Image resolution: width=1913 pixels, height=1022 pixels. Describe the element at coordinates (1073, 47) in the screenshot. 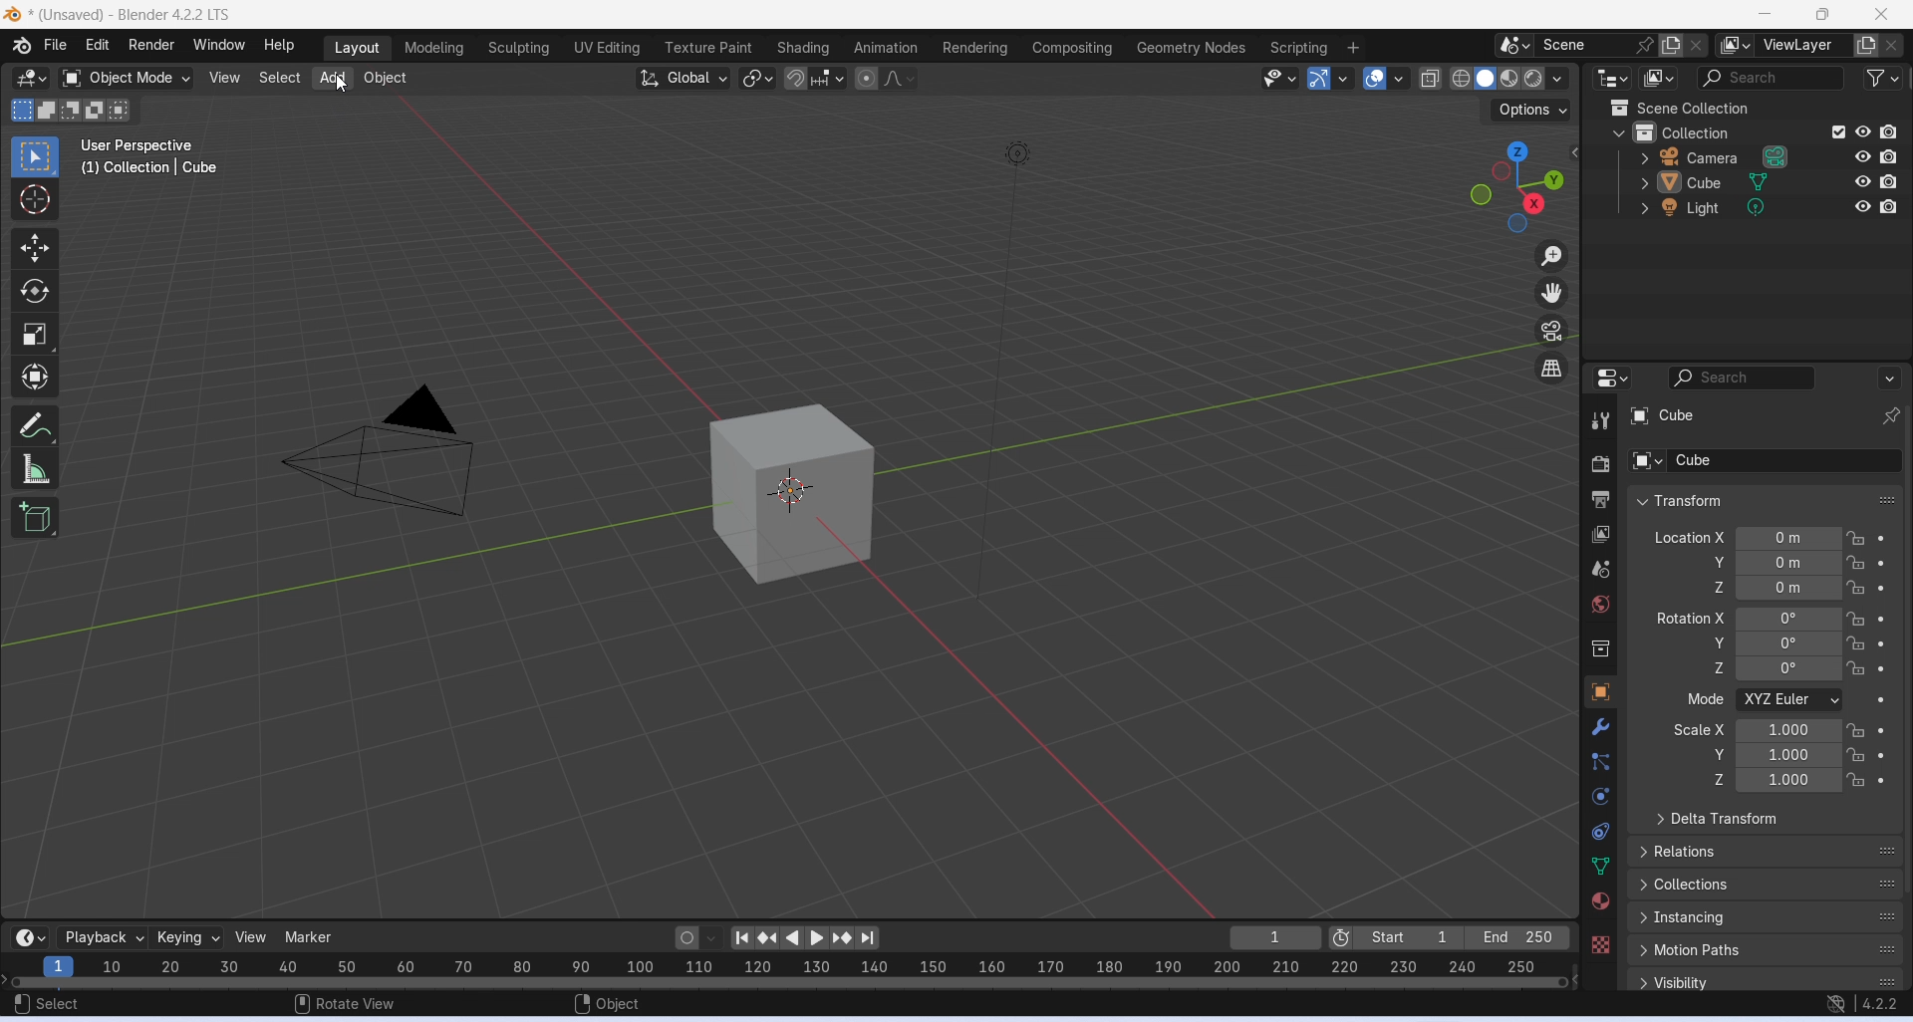

I see `Compositing` at that location.